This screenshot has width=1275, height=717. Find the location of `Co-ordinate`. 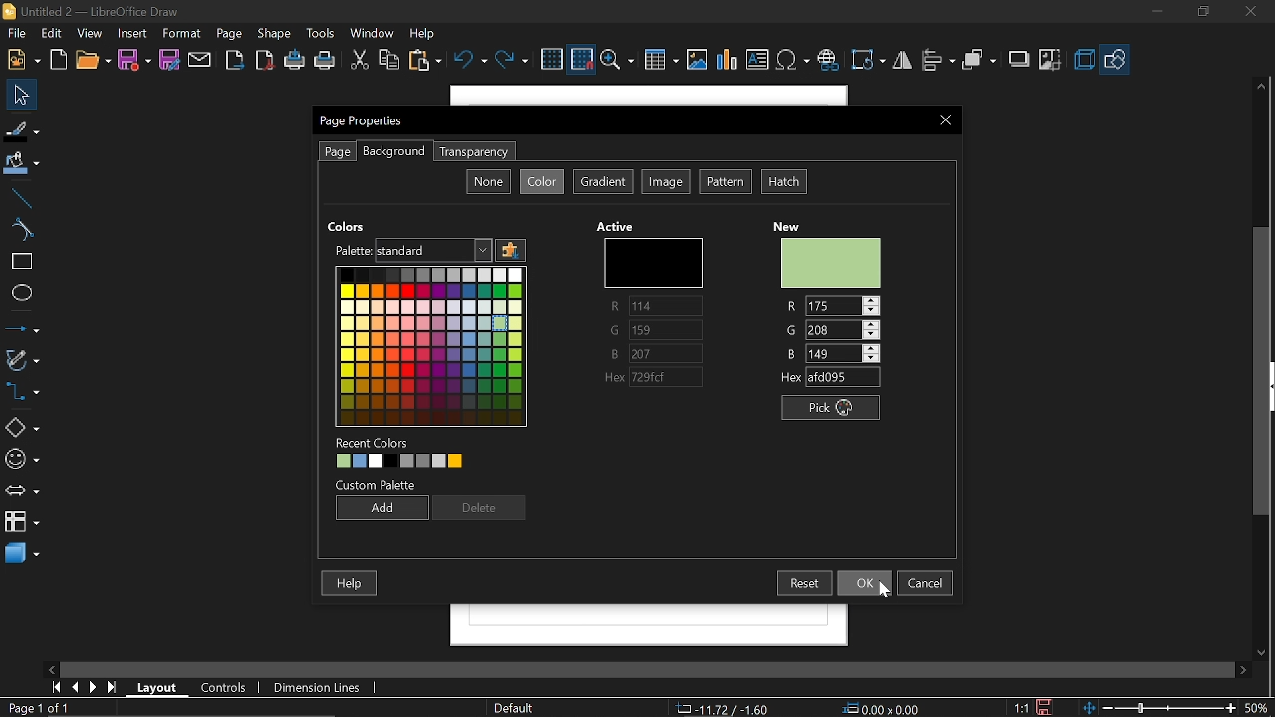

Co-ordinate is located at coordinates (722, 708).